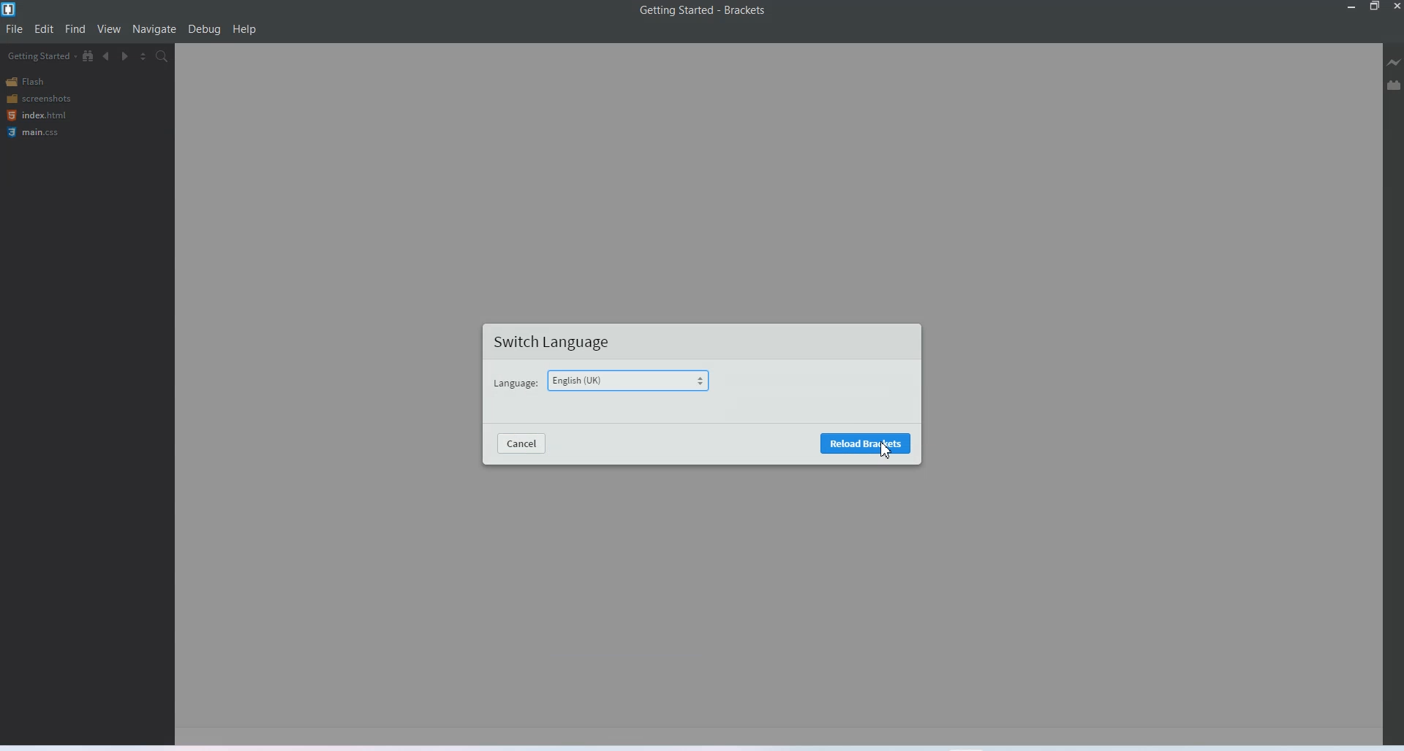  I want to click on Help, so click(244, 28).